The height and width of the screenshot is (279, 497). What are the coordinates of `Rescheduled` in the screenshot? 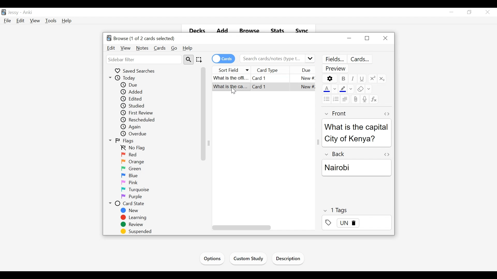 It's located at (139, 120).